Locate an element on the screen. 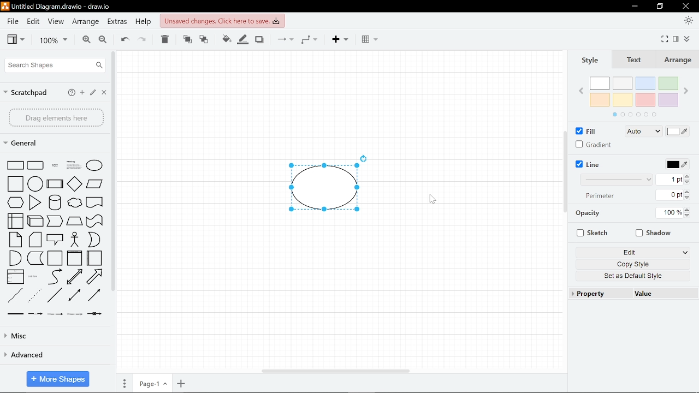 This screenshot has width=699, height=393. Current page is located at coordinates (153, 383).